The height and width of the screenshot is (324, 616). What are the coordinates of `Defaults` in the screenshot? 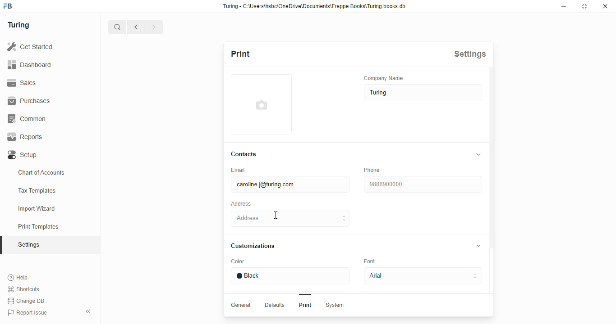 It's located at (276, 305).